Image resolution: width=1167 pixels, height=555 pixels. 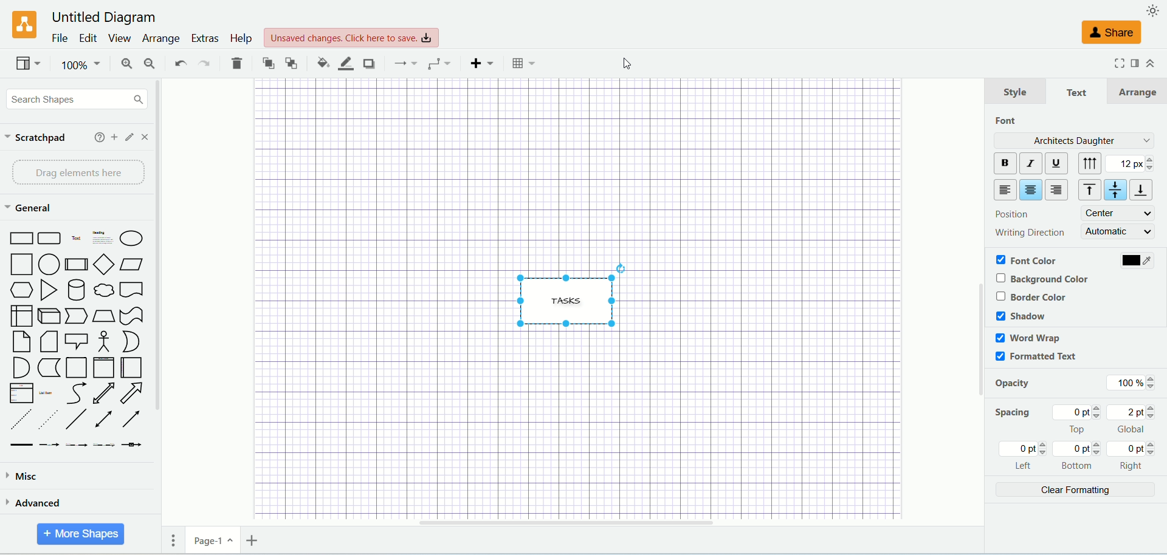 What do you see at coordinates (1135, 64) in the screenshot?
I see `format` at bounding box center [1135, 64].